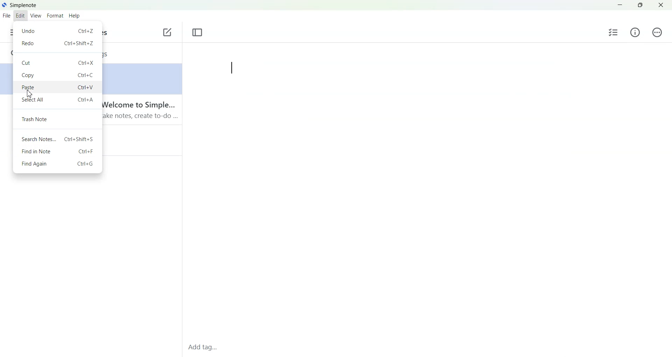 This screenshot has height=357, width=672. Describe the element at coordinates (231, 68) in the screenshot. I see `Text Cursor` at that location.